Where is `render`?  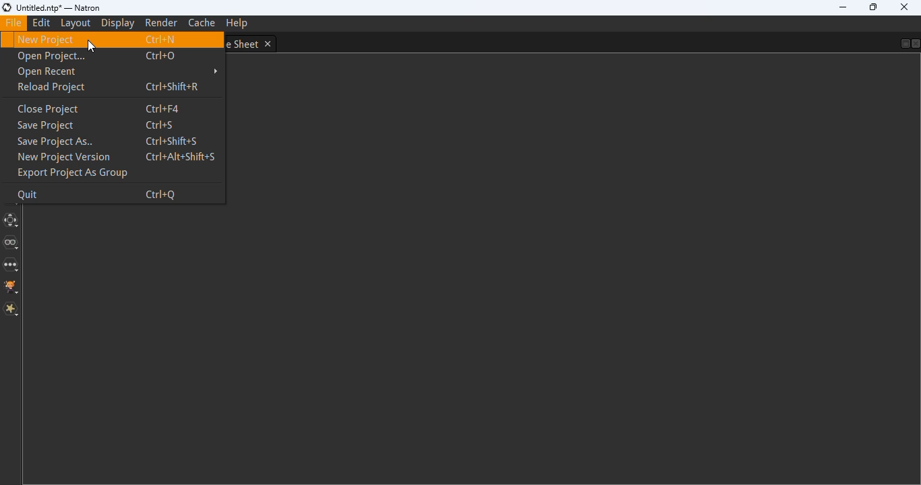
render is located at coordinates (161, 23).